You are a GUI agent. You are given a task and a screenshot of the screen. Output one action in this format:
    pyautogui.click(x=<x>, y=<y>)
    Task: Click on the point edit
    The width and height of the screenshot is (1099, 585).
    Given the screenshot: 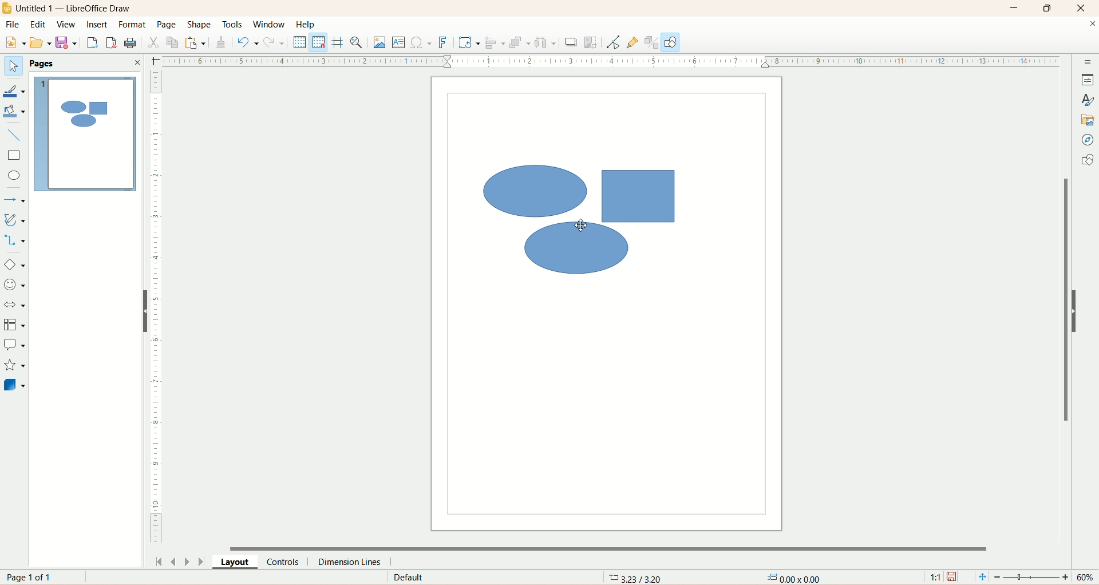 What is the action you would take?
    pyautogui.click(x=611, y=42)
    